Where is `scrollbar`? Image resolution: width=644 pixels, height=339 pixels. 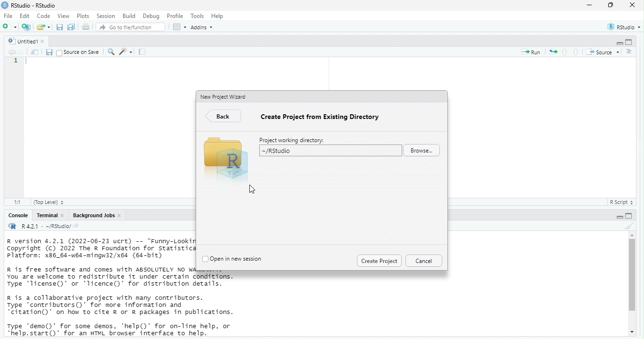 scrollbar is located at coordinates (633, 282).